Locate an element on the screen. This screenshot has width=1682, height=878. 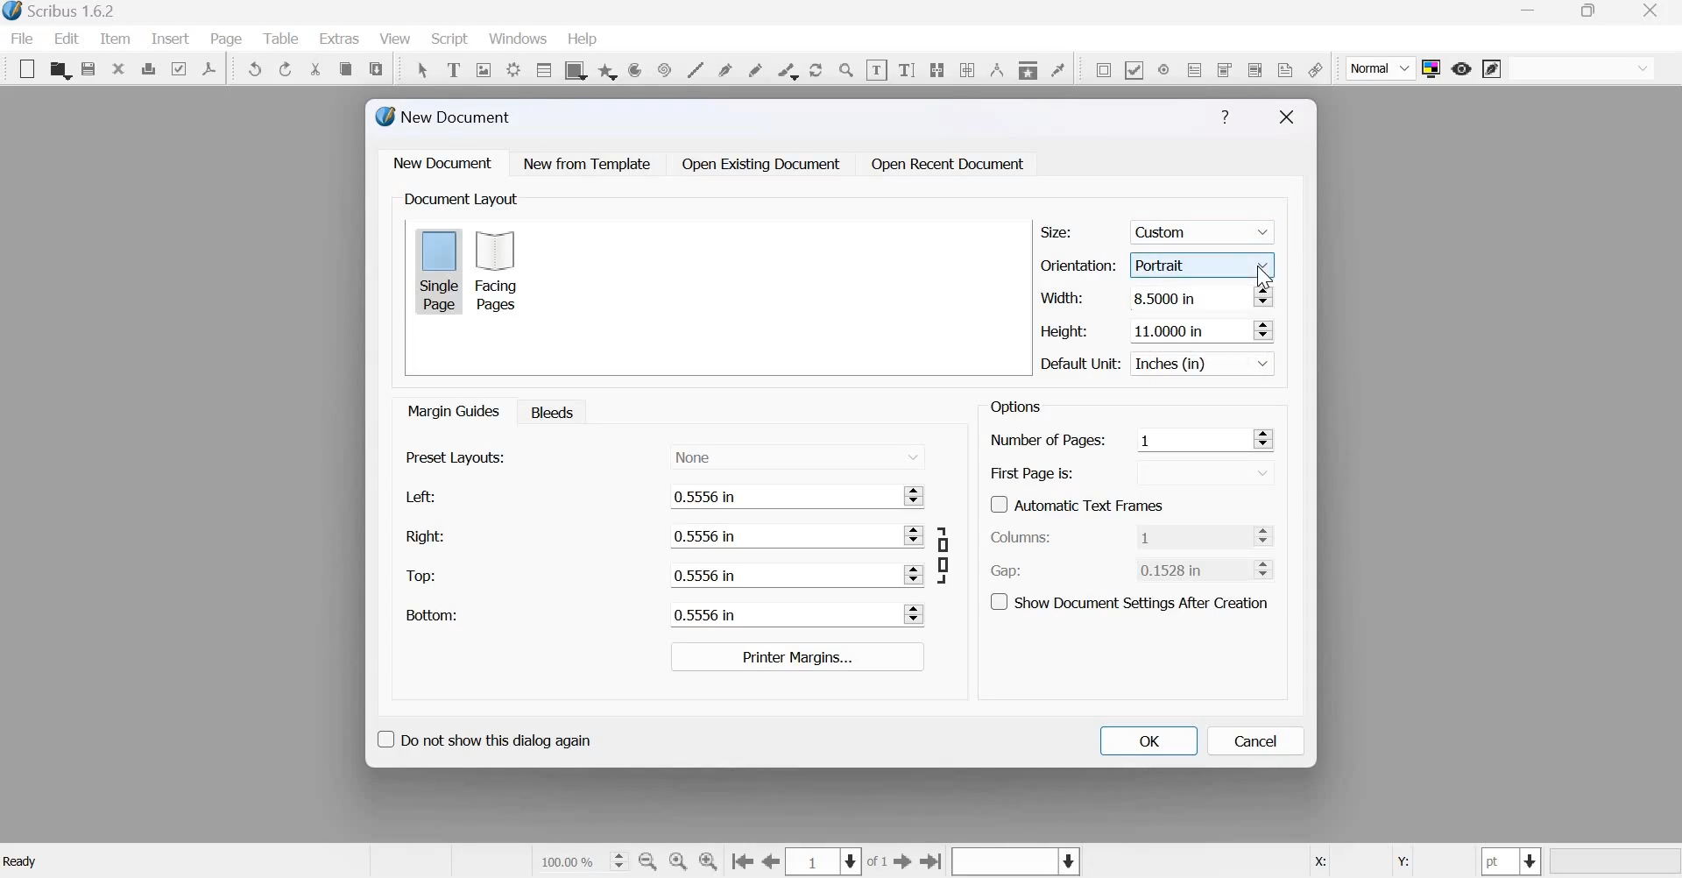
Bleeds is located at coordinates (548, 411).